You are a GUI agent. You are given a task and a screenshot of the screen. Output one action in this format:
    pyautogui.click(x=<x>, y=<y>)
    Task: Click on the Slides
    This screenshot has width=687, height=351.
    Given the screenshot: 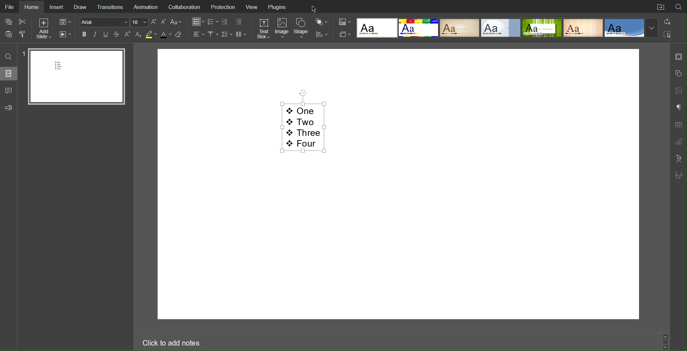 What is the action you would take?
    pyautogui.click(x=10, y=73)
    